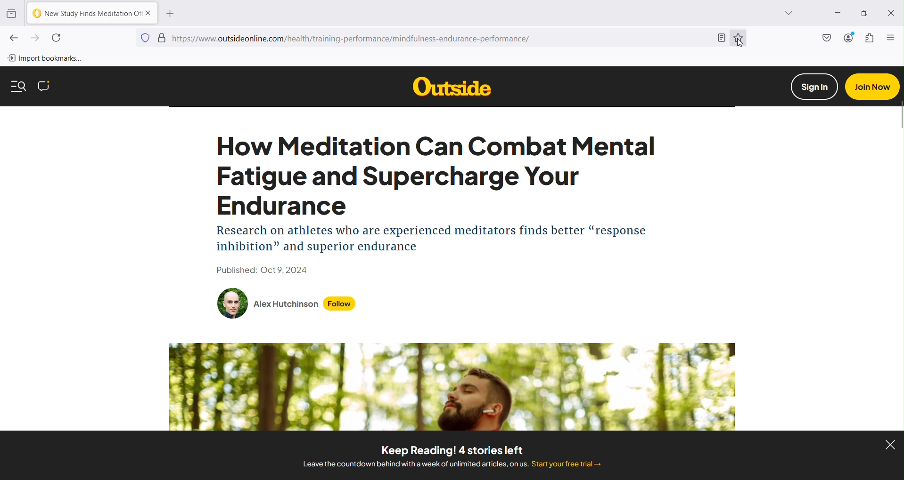 The image size is (904, 480). Describe the element at coordinates (44, 86) in the screenshot. I see `Comment` at that location.